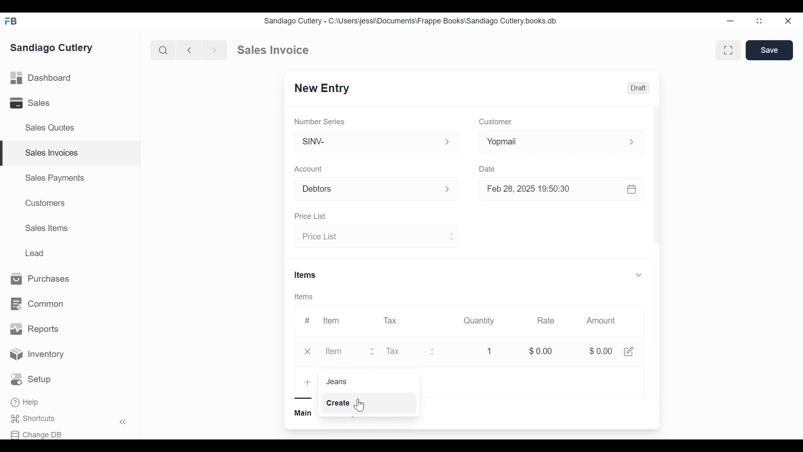 This screenshot has height=452, width=803. I want to click on scrollbar, so click(657, 177).